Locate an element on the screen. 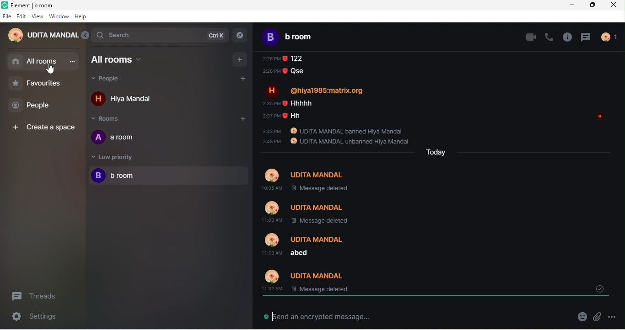 This screenshot has height=330, width=625. low priority is located at coordinates (115, 156).